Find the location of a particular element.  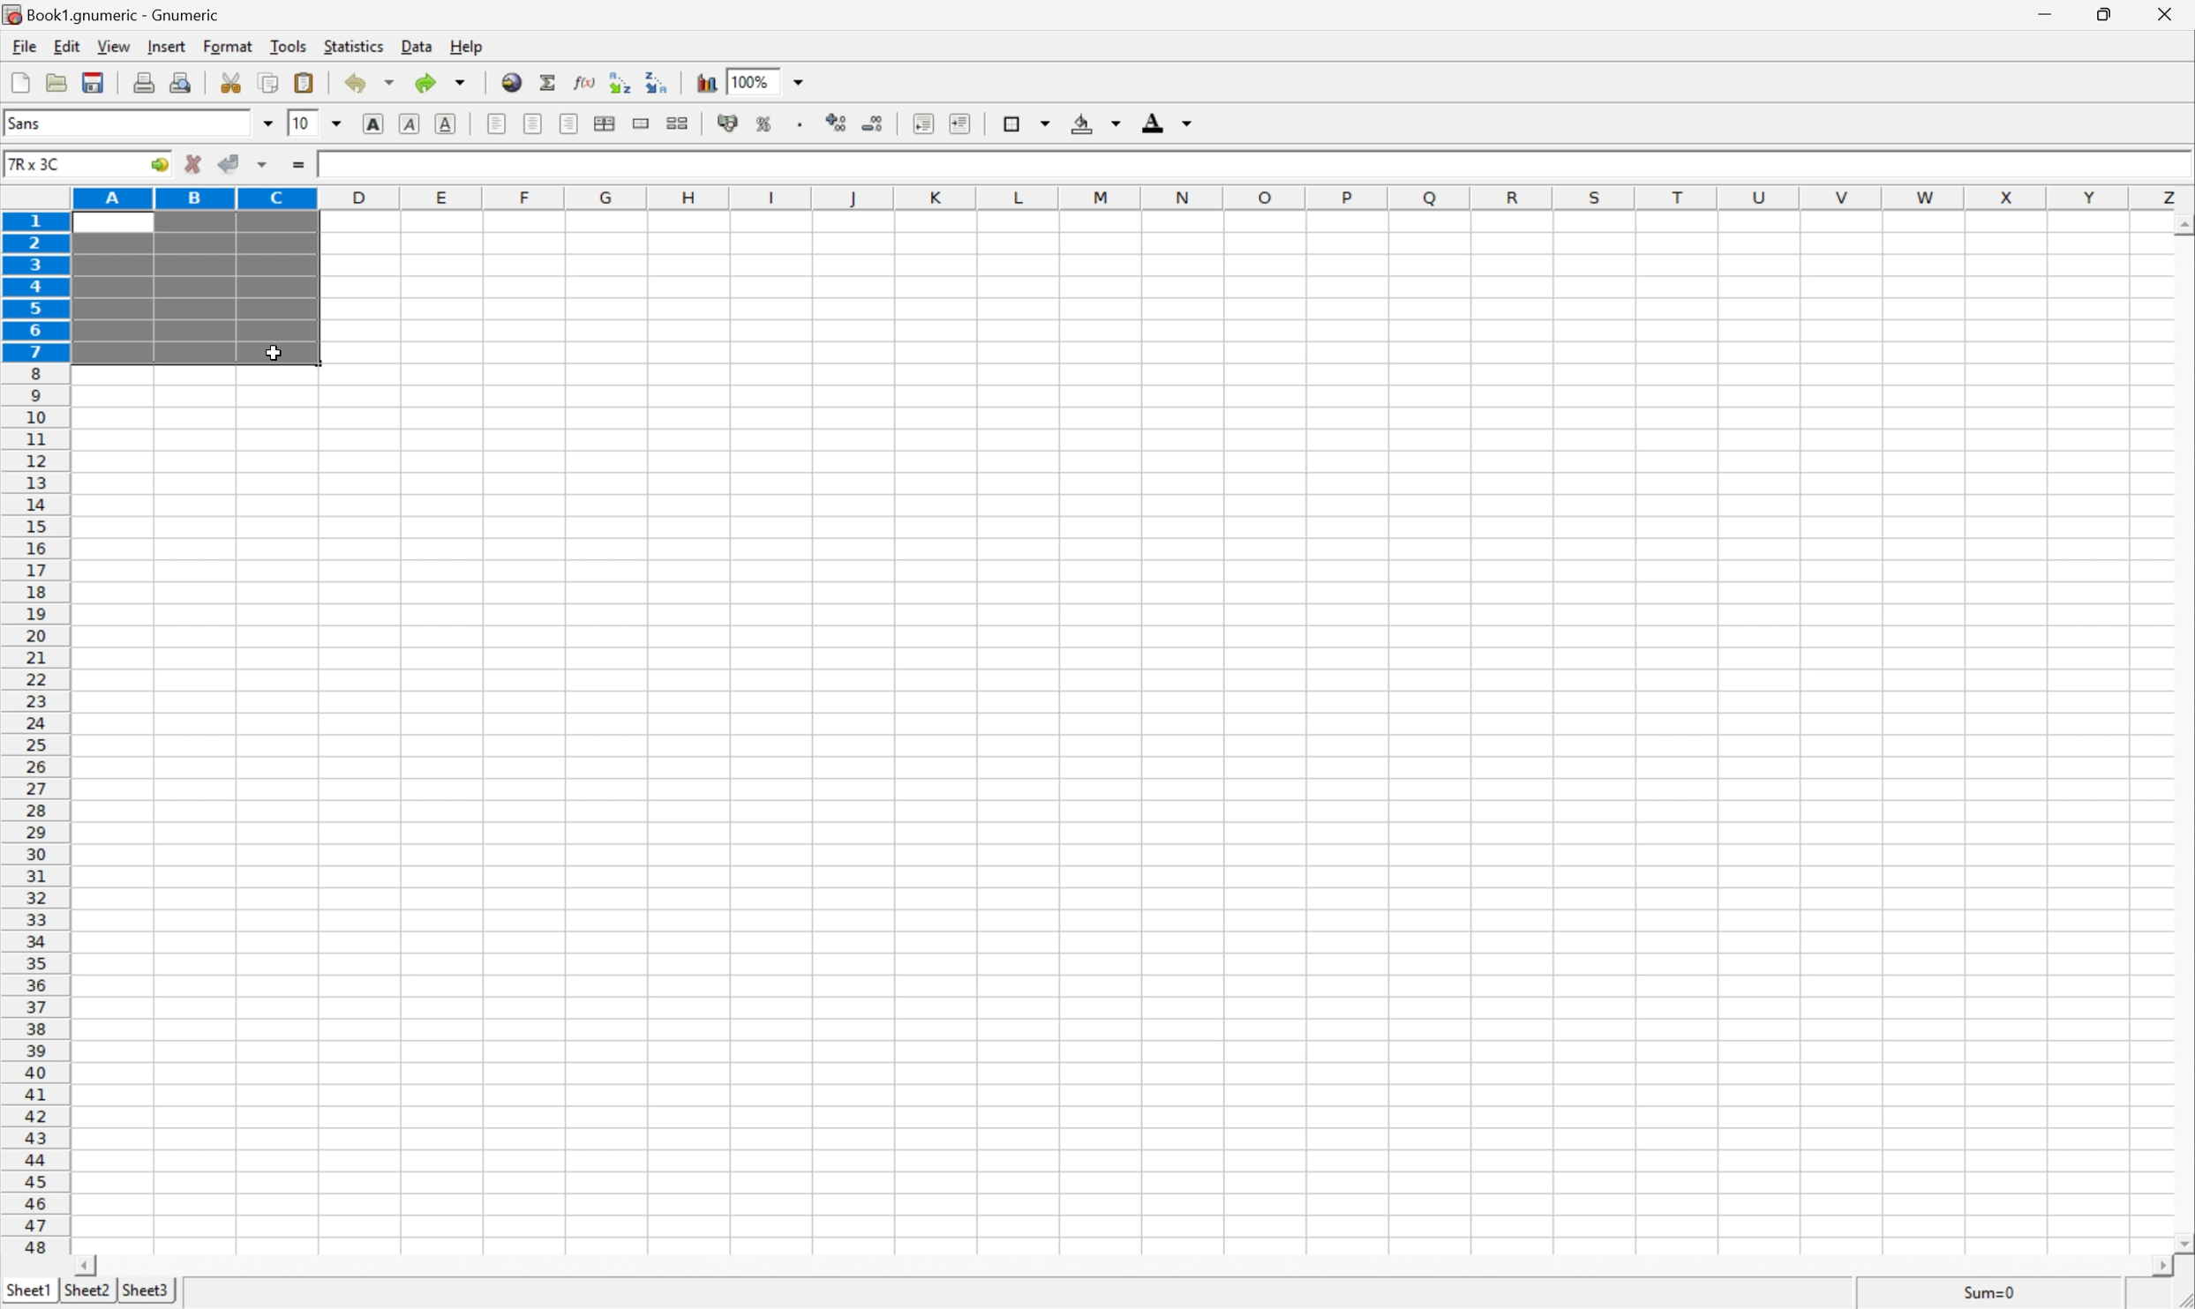

decrease number of decimals displayed is located at coordinates (874, 129).